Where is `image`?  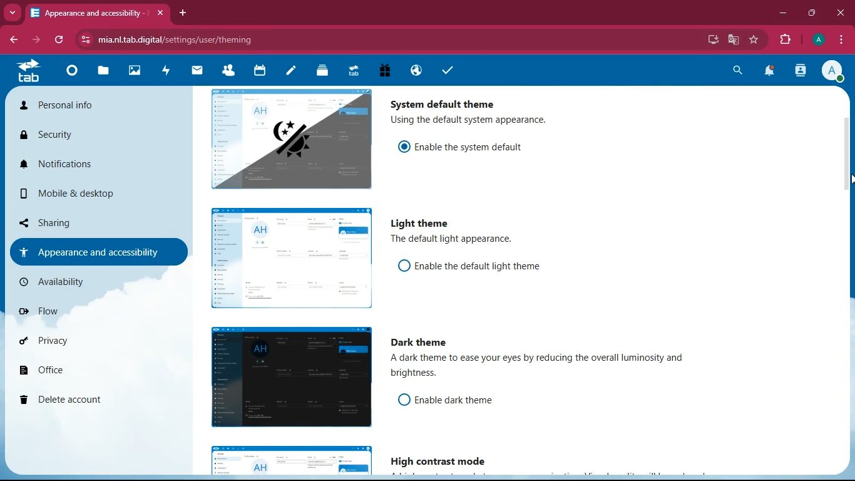
image is located at coordinates (136, 72).